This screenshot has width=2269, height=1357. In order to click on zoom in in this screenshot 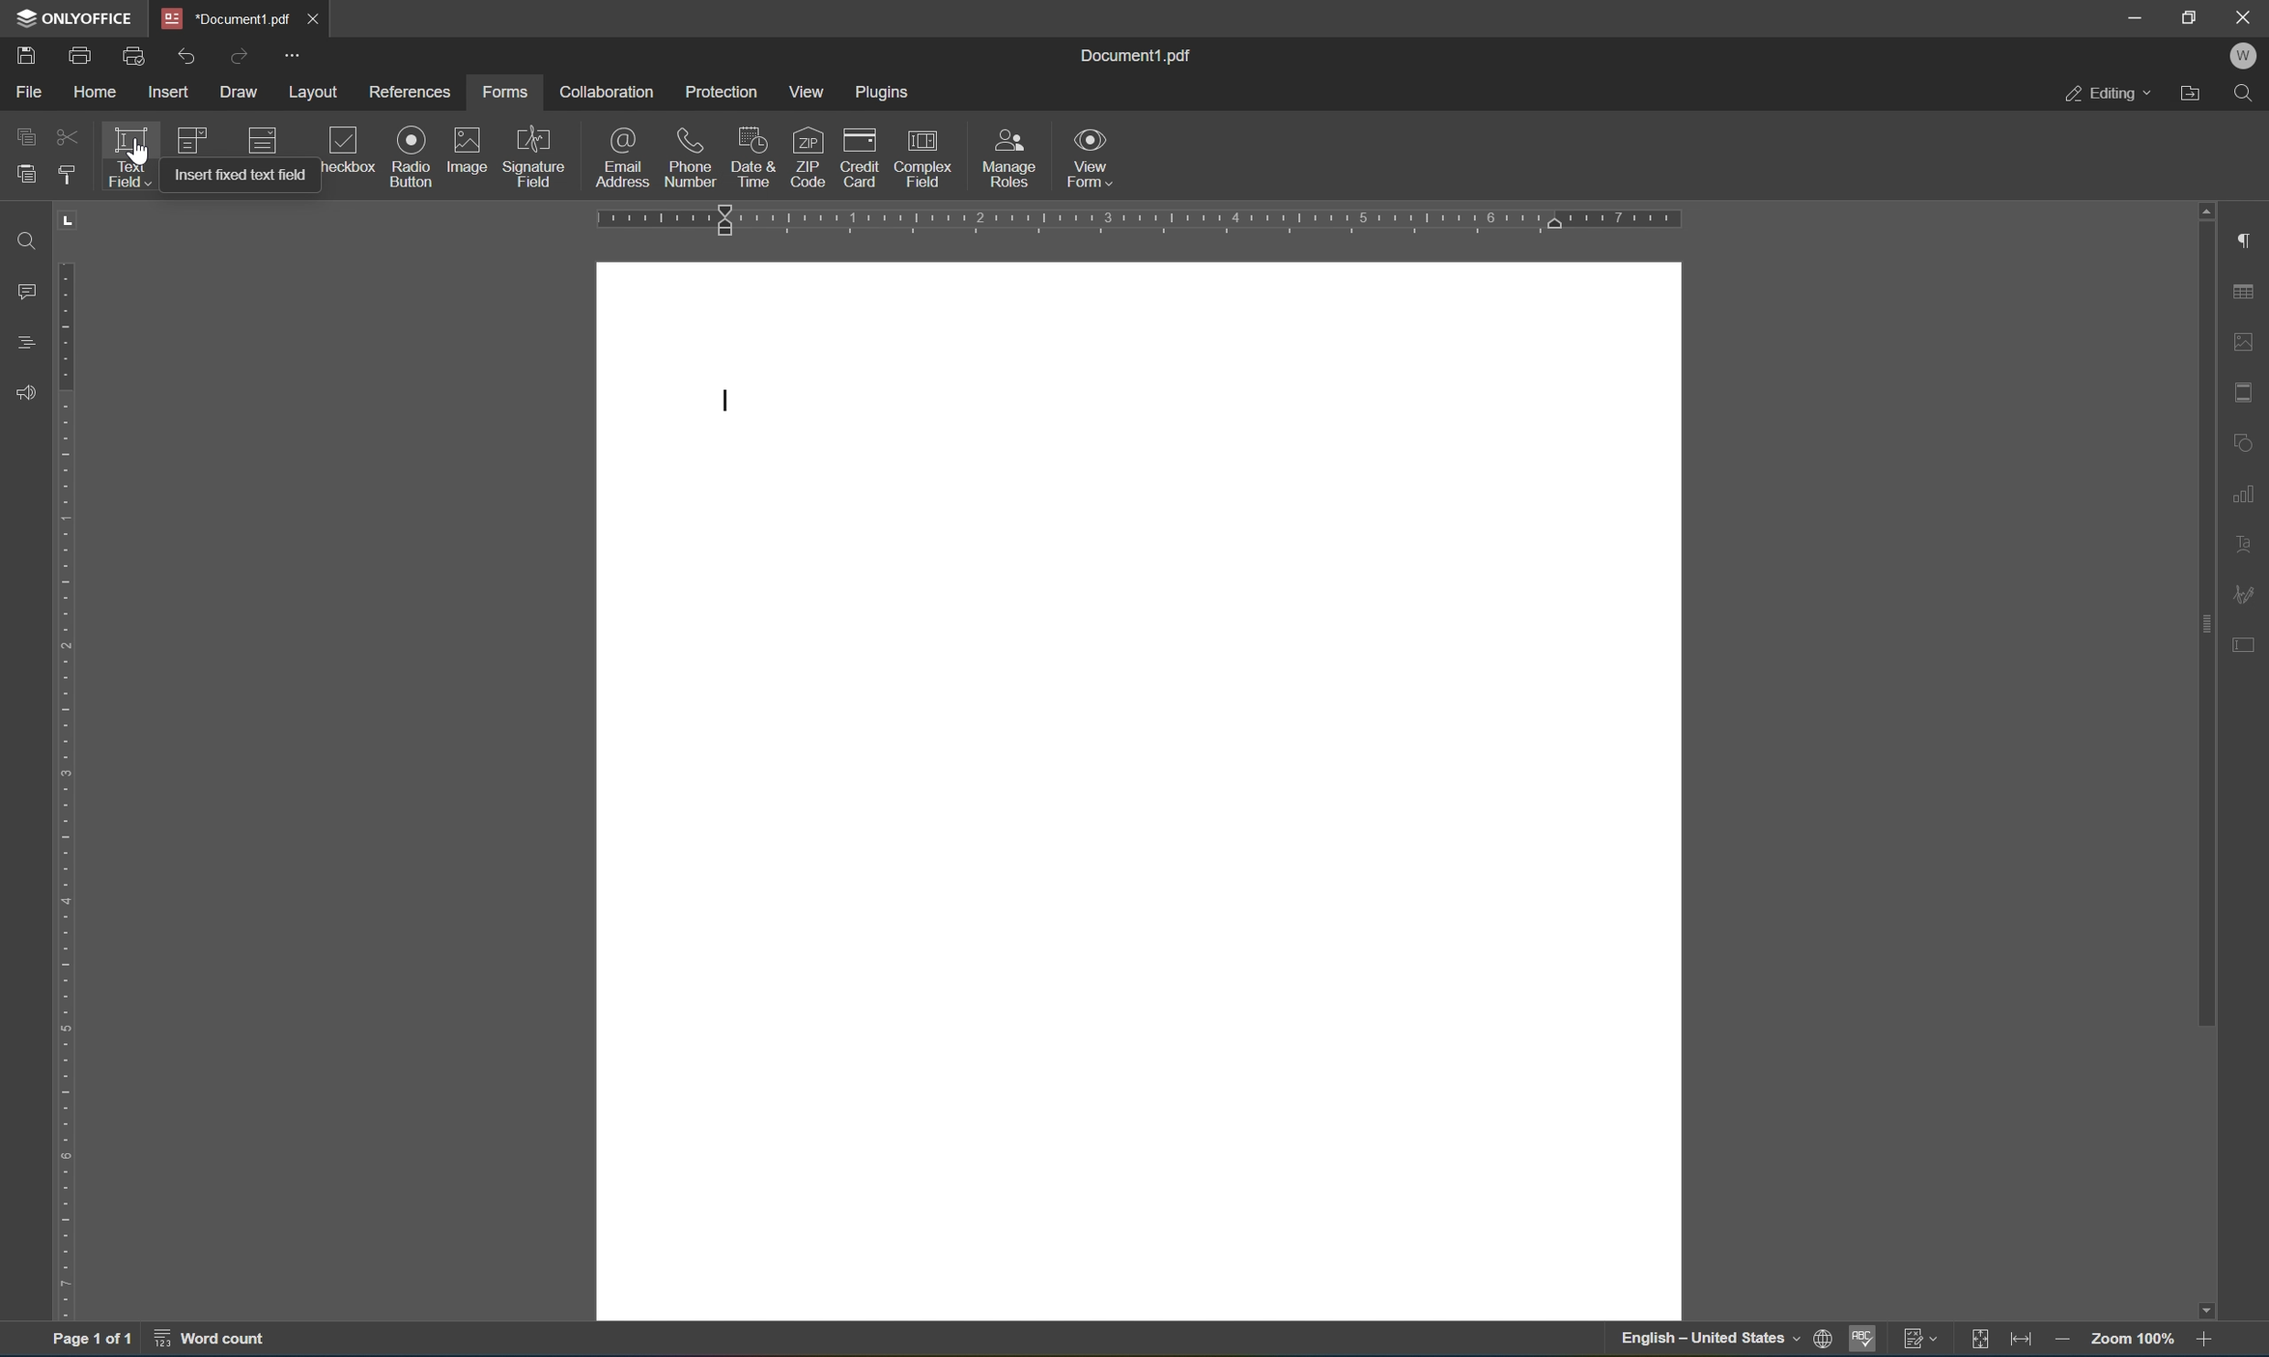, I will do `click(2210, 1341)`.